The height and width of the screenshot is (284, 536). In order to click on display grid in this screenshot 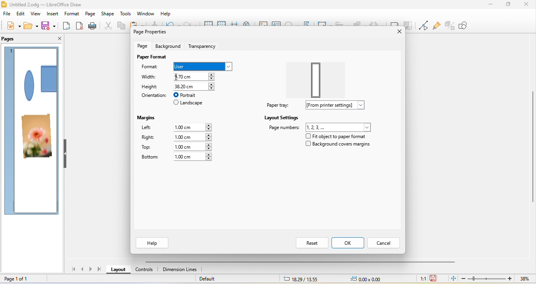, I will do `click(207, 25)`.